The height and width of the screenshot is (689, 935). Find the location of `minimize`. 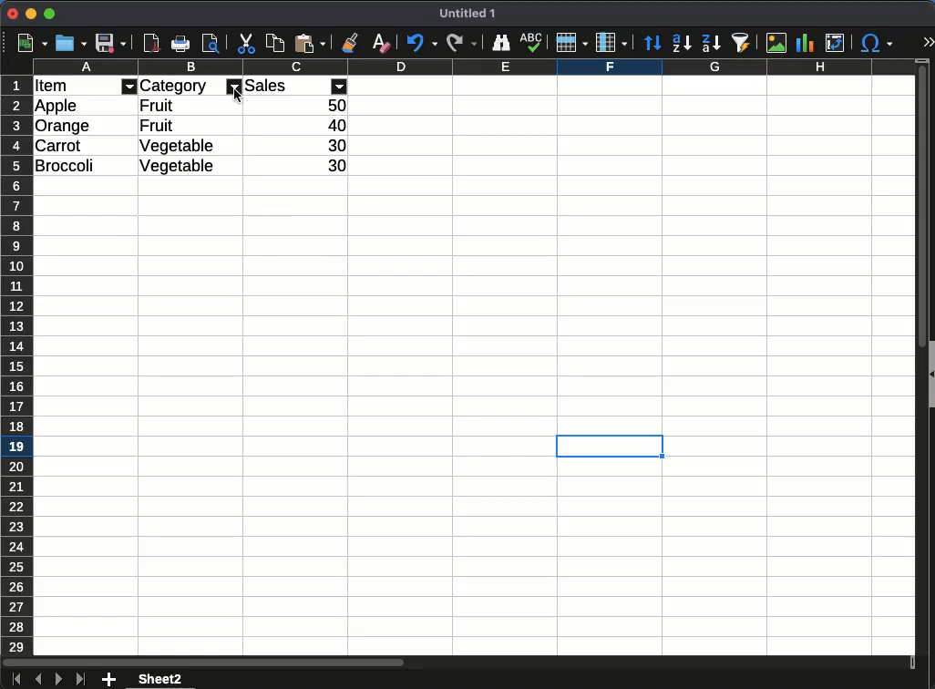

minimize is located at coordinates (31, 14).